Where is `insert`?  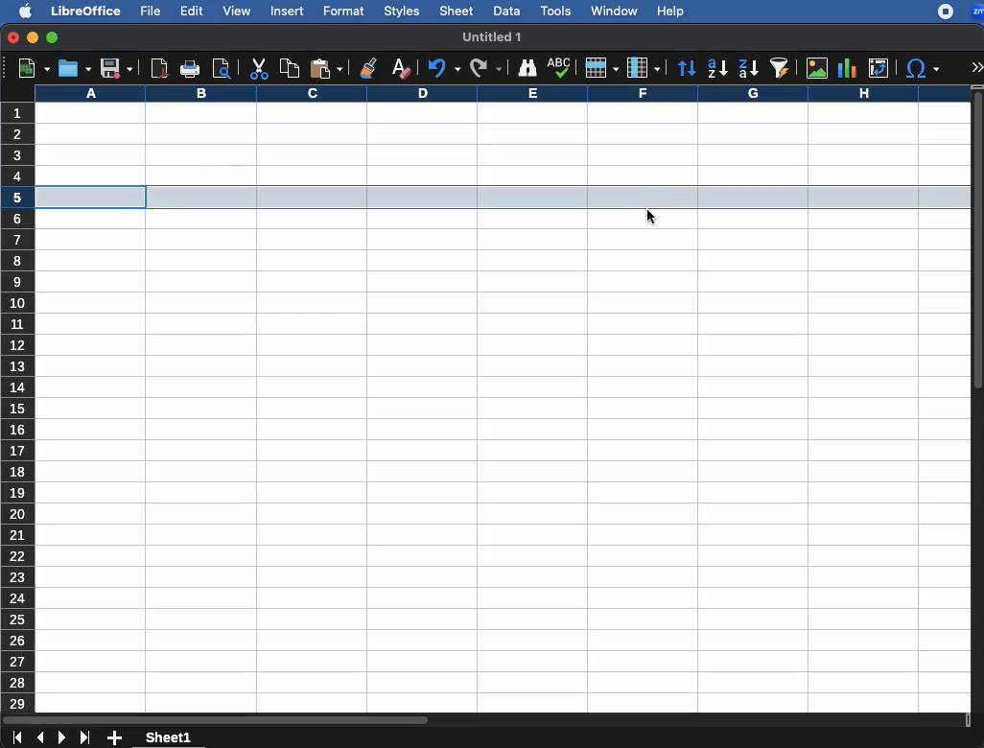 insert is located at coordinates (291, 12).